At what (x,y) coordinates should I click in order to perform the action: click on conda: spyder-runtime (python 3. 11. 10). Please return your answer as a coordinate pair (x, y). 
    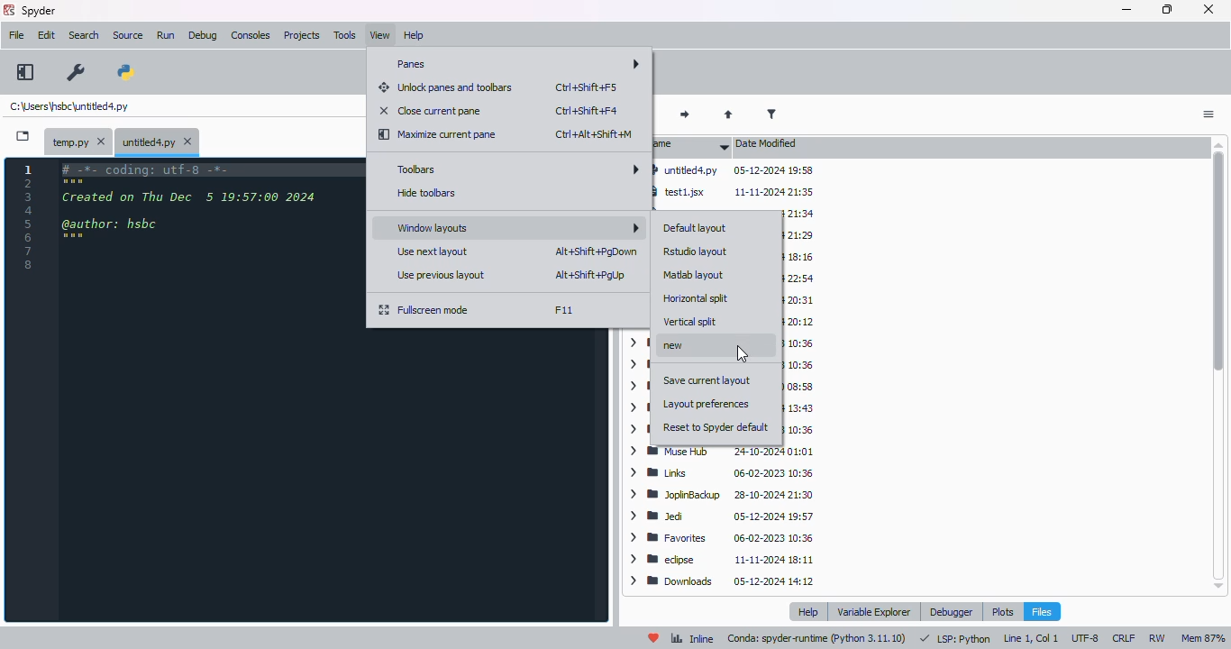
    Looking at the image, I should click on (818, 639).